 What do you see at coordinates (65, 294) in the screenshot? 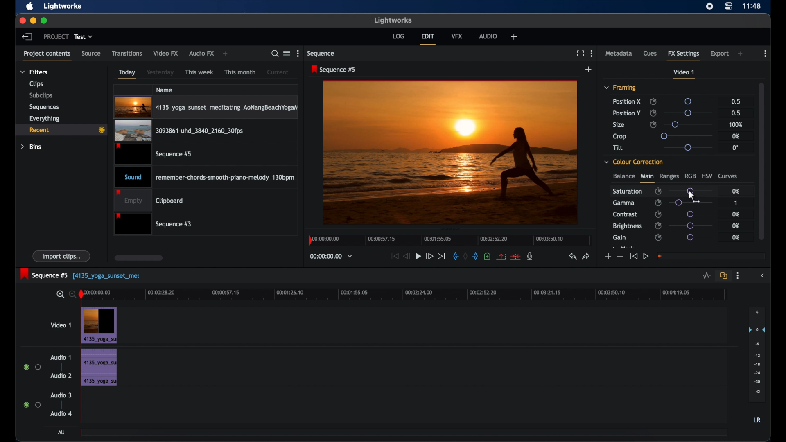
I see `zoom` at bounding box center [65, 294].